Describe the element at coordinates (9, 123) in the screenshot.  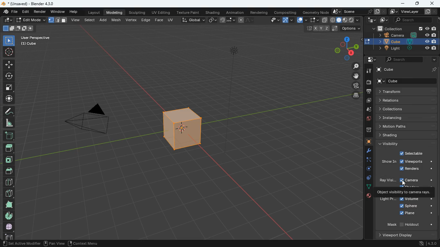
I see `angle` at that location.